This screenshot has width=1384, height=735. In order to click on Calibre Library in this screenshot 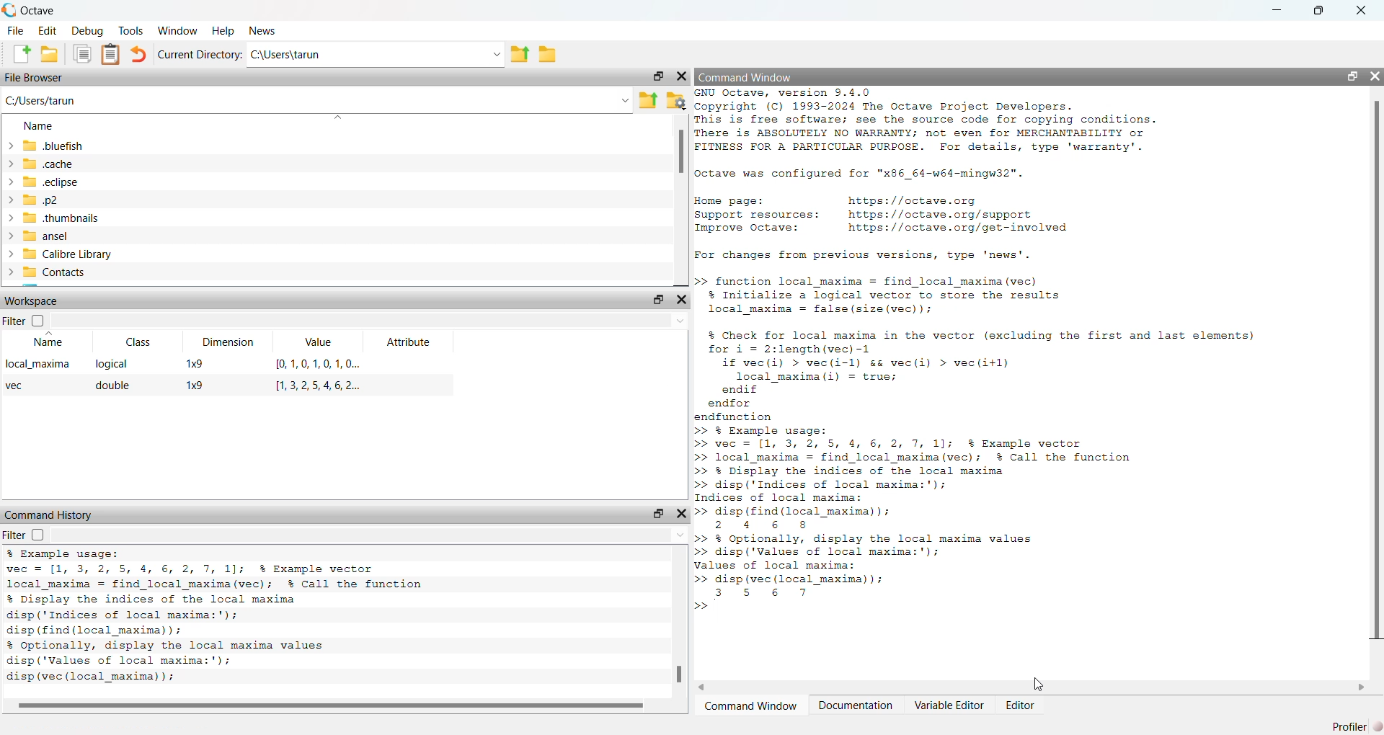, I will do `click(68, 254)`.